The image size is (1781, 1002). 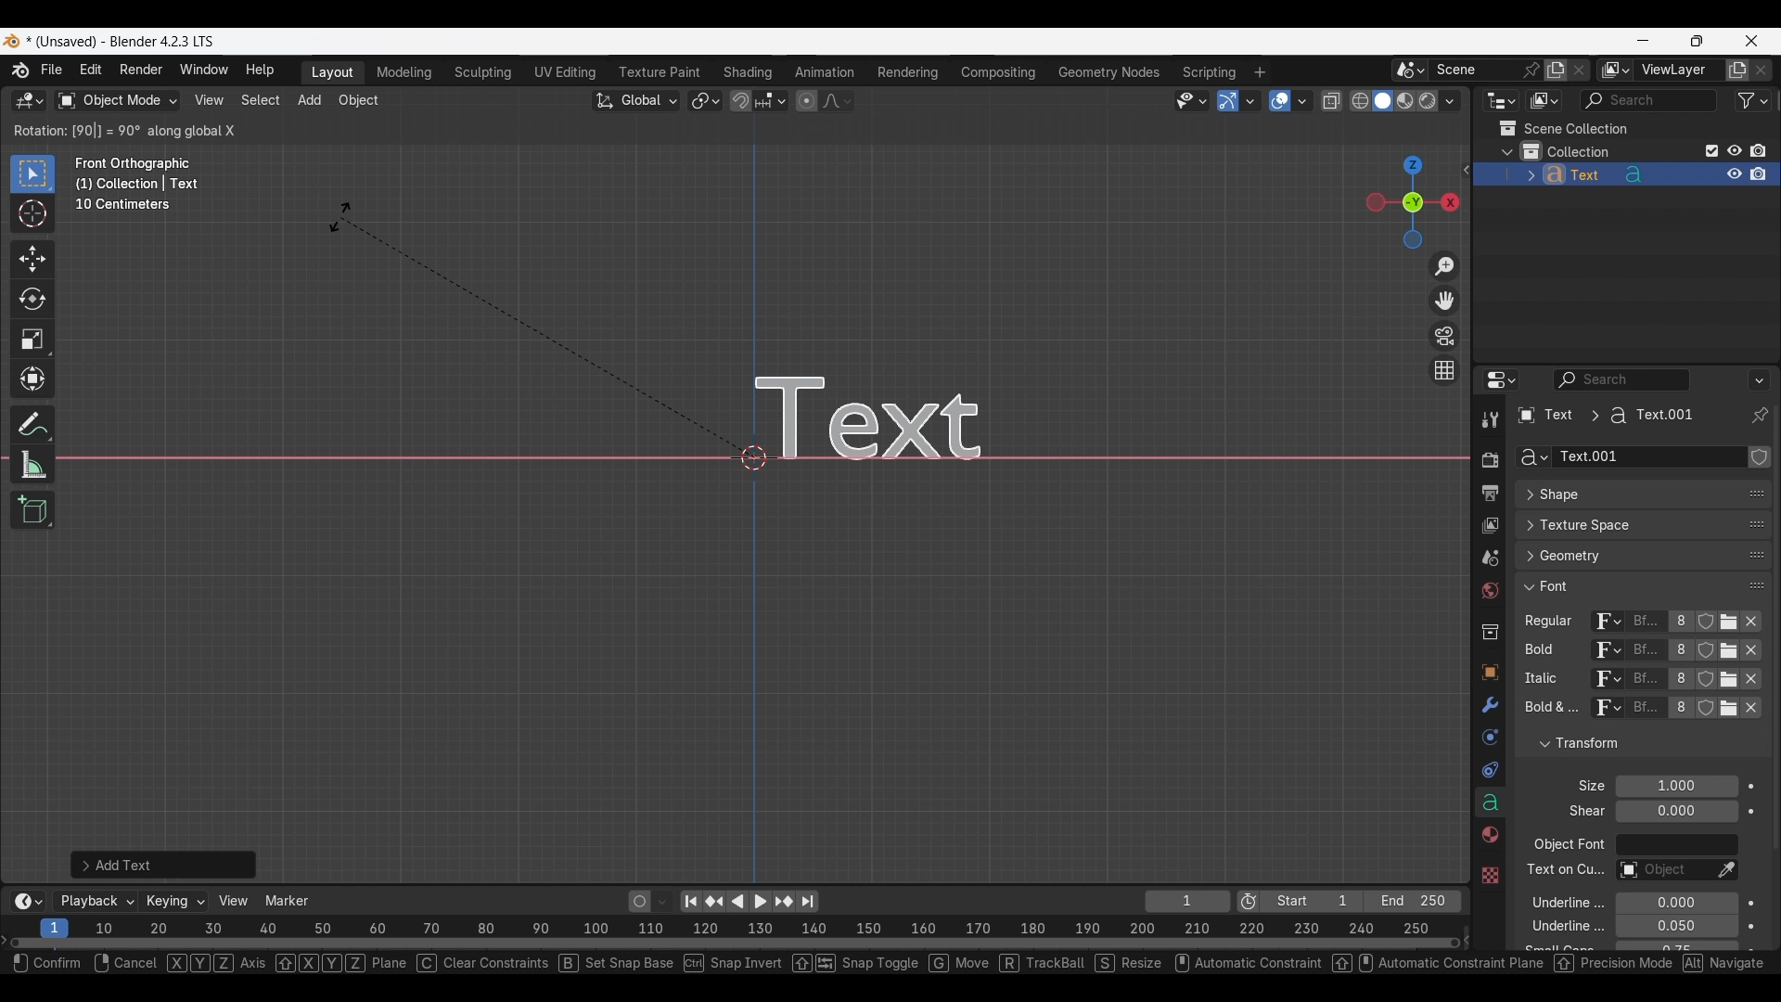 I want to click on Move, so click(x=33, y=260).